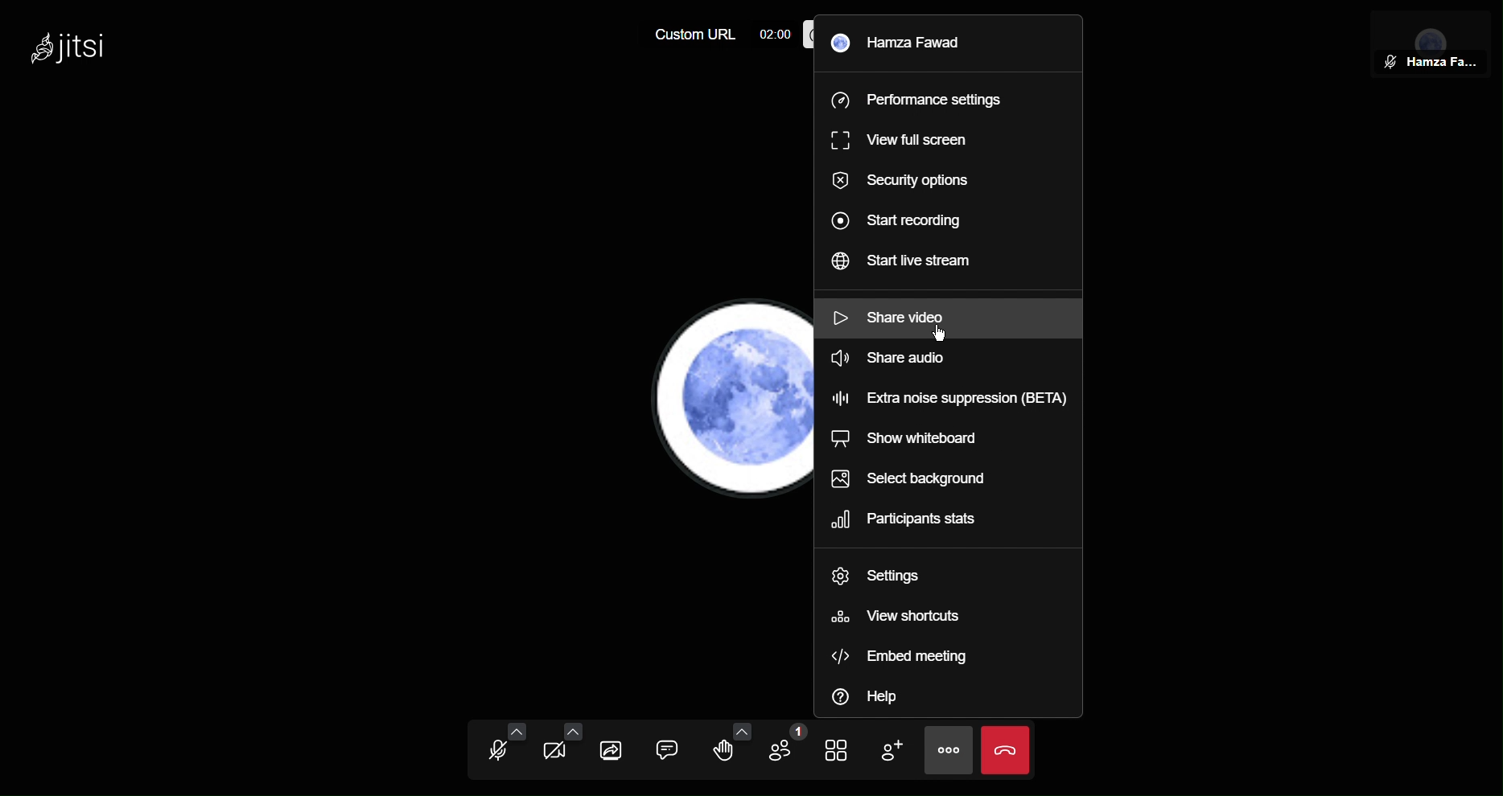 This screenshot has height=796, width=1503. Describe the element at coordinates (504, 749) in the screenshot. I see `Audio` at that location.